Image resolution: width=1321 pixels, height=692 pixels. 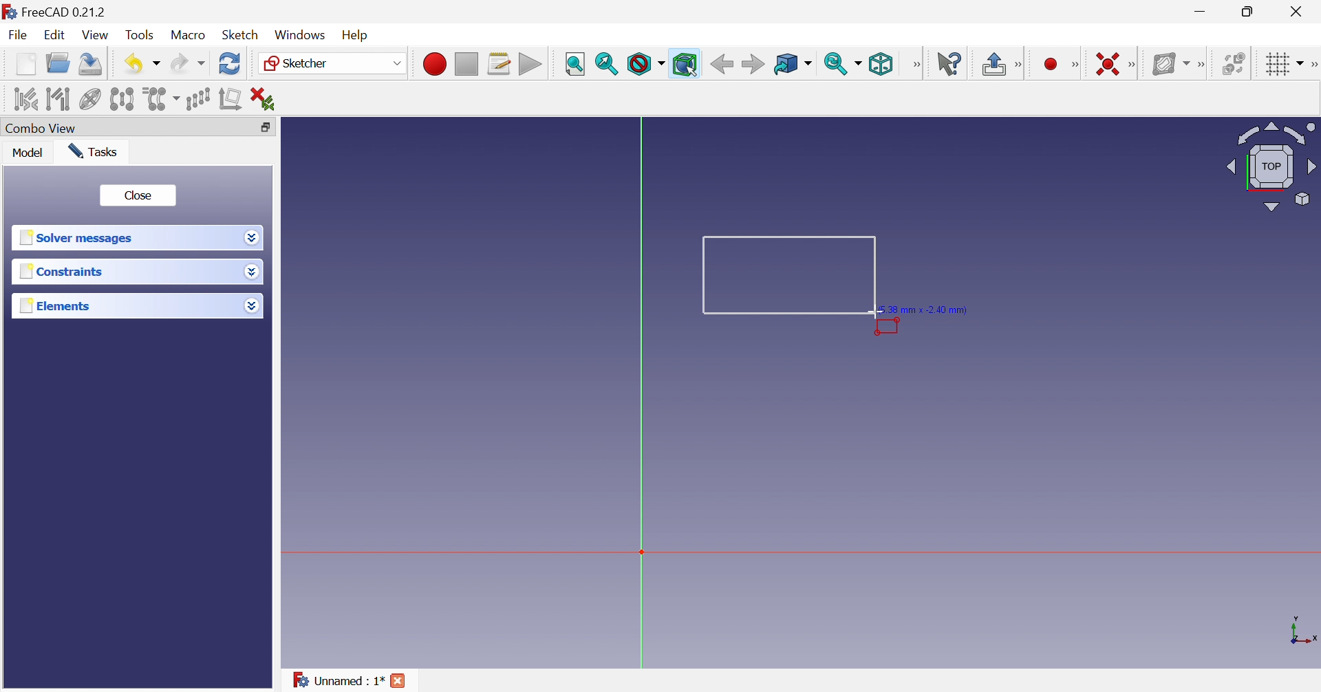 What do you see at coordinates (1297, 11) in the screenshot?
I see `Close` at bounding box center [1297, 11].